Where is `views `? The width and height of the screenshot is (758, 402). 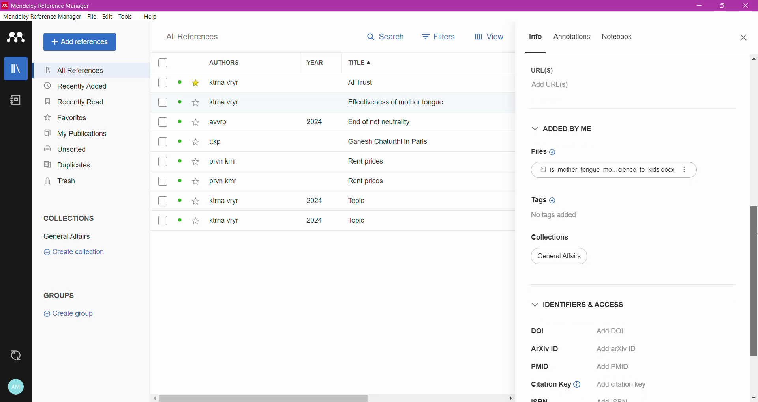 views  is located at coordinates (495, 37).